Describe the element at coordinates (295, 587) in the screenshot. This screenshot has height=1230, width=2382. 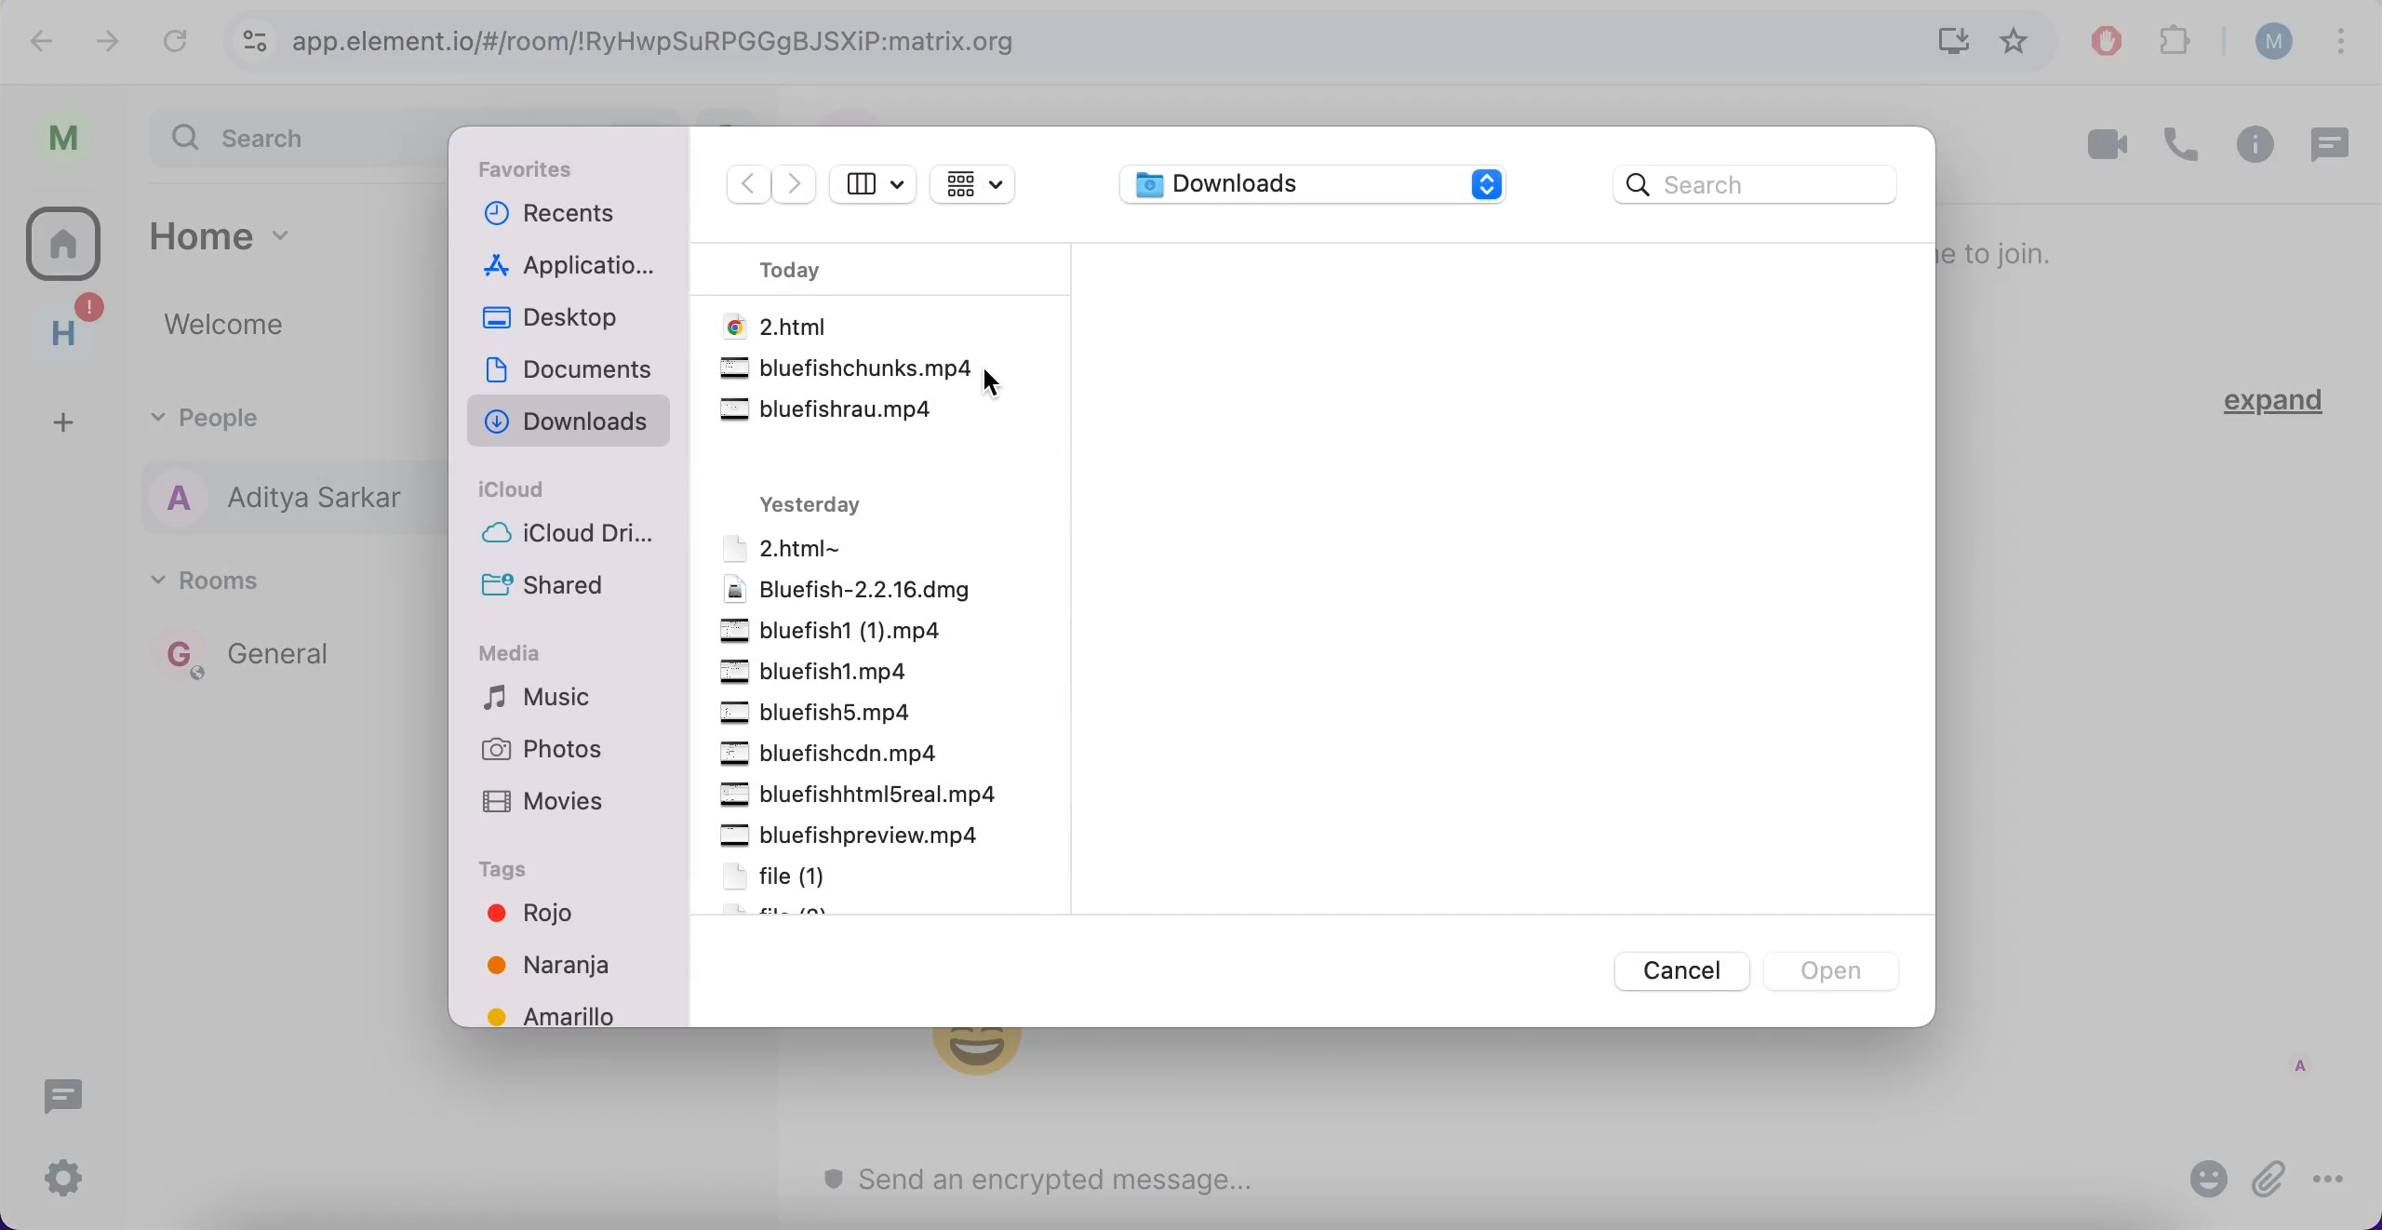
I see `rooms` at that location.